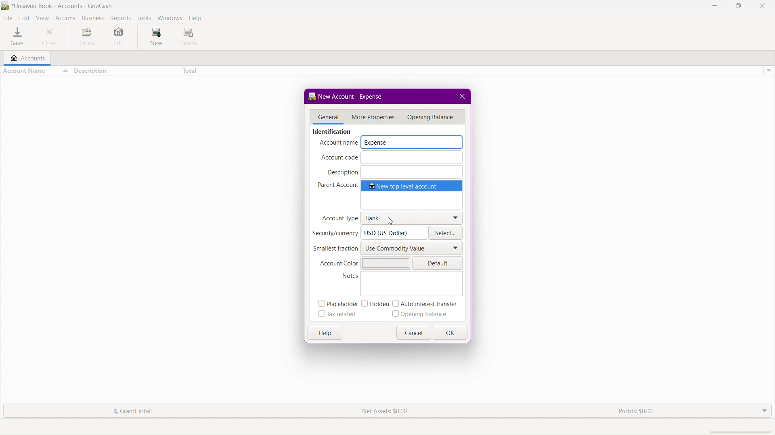 This screenshot has width=775, height=435. What do you see at coordinates (372, 116) in the screenshot?
I see `More Properties` at bounding box center [372, 116].